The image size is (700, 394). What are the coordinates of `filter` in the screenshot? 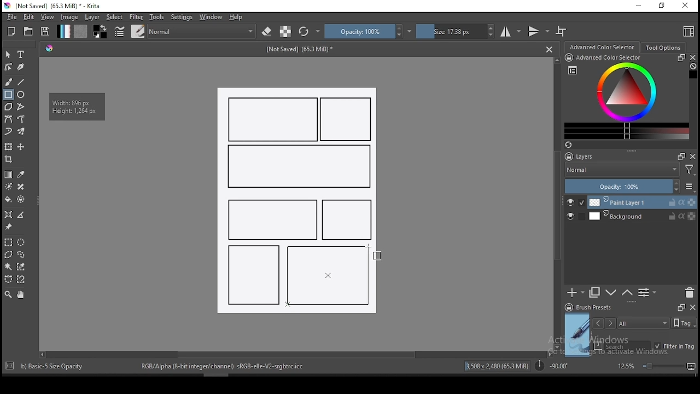 It's located at (136, 17).